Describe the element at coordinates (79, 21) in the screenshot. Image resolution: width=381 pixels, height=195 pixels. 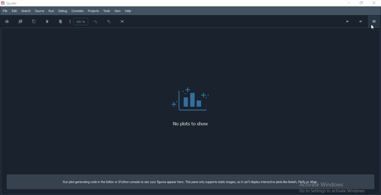
I see `Zoom percent` at that location.